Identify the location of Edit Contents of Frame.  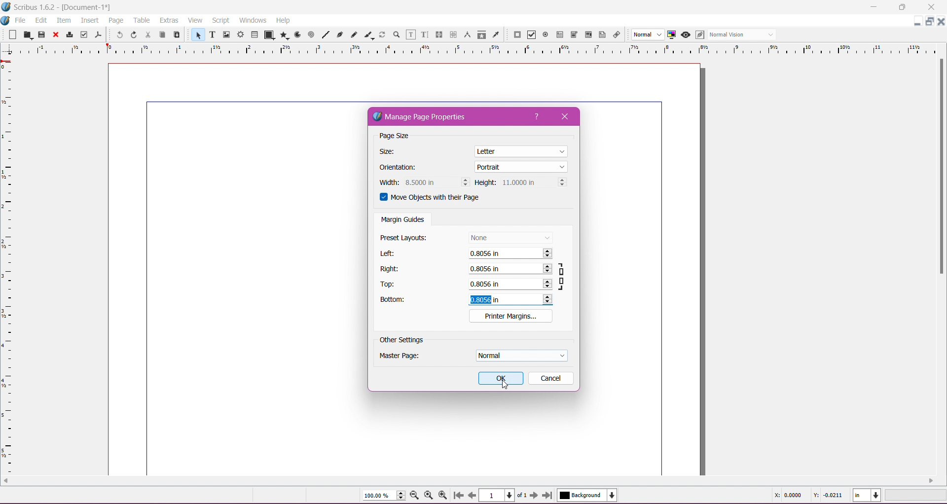
(410, 35).